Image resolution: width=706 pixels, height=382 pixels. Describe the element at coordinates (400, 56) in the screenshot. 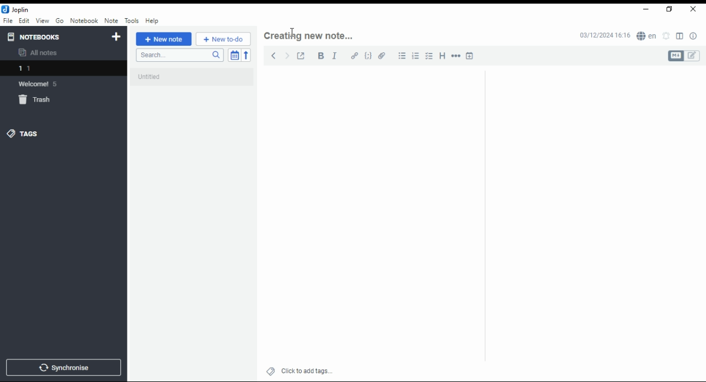

I see `bullets` at that location.